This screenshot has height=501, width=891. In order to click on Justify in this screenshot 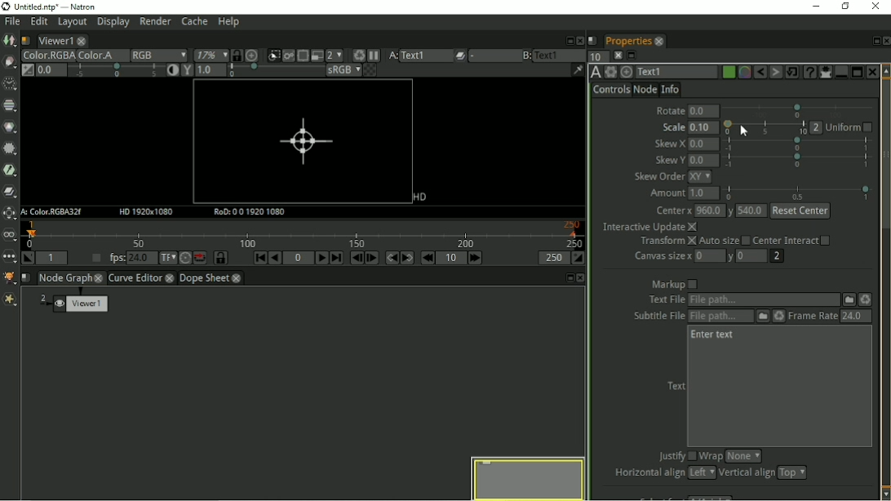, I will do `click(675, 455)`.